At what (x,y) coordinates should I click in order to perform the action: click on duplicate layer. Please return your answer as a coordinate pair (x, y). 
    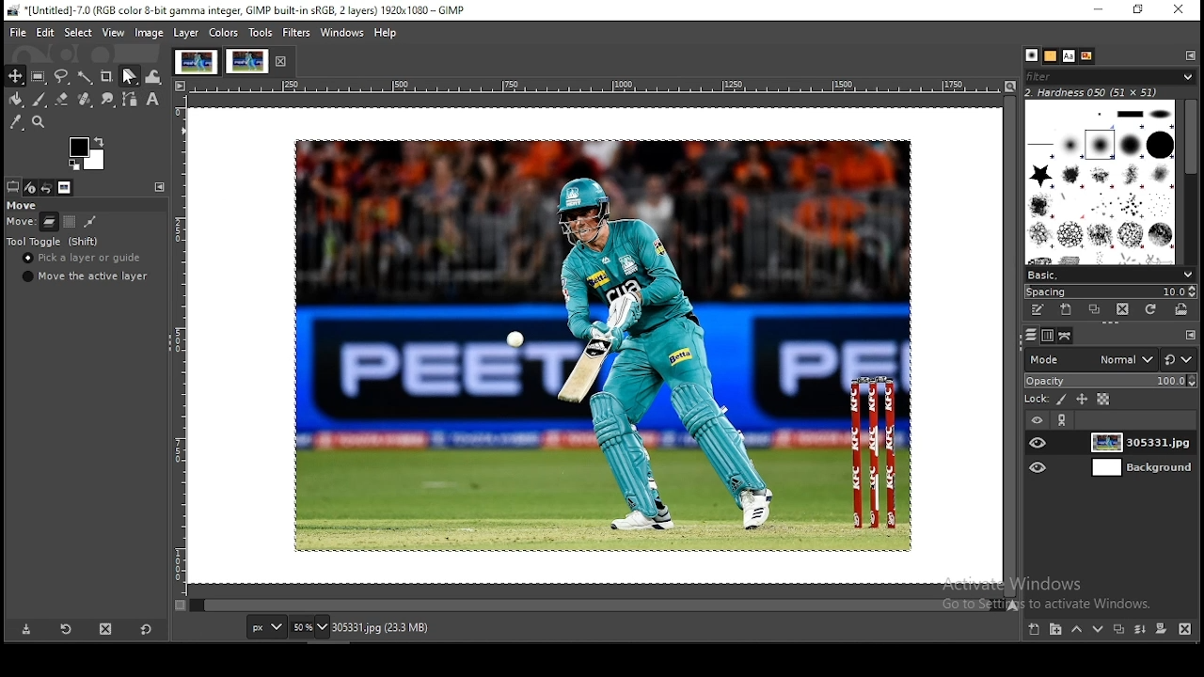
    Looking at the image, I should click on (1118, 629).